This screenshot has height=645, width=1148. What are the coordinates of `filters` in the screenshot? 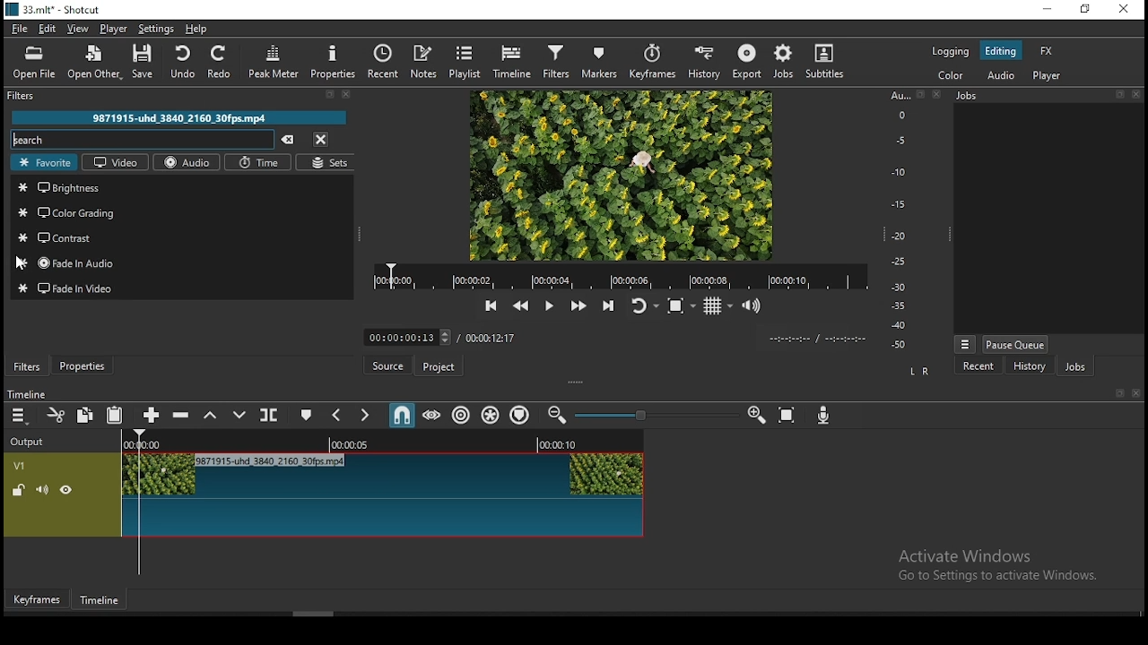 It's located at (562, 62).